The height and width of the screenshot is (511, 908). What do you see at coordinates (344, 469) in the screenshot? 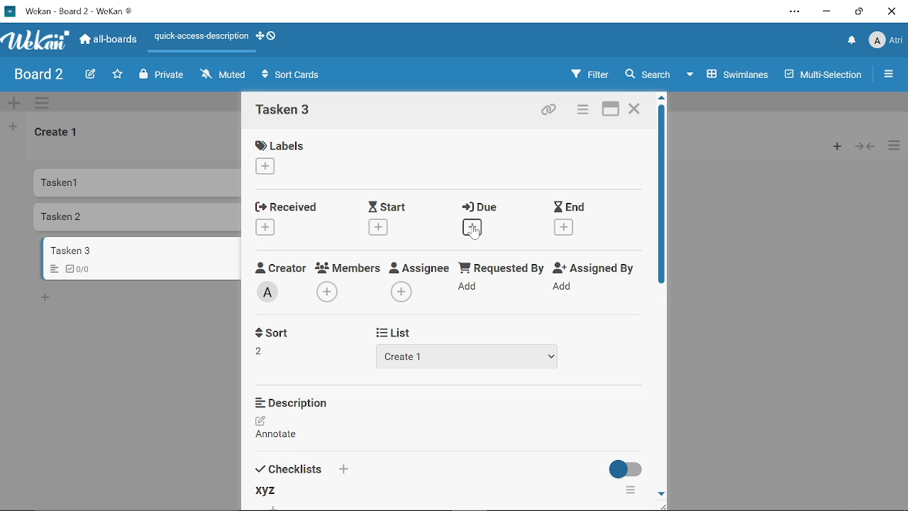
I see `Add checklist` at bounding box center [344, 469].